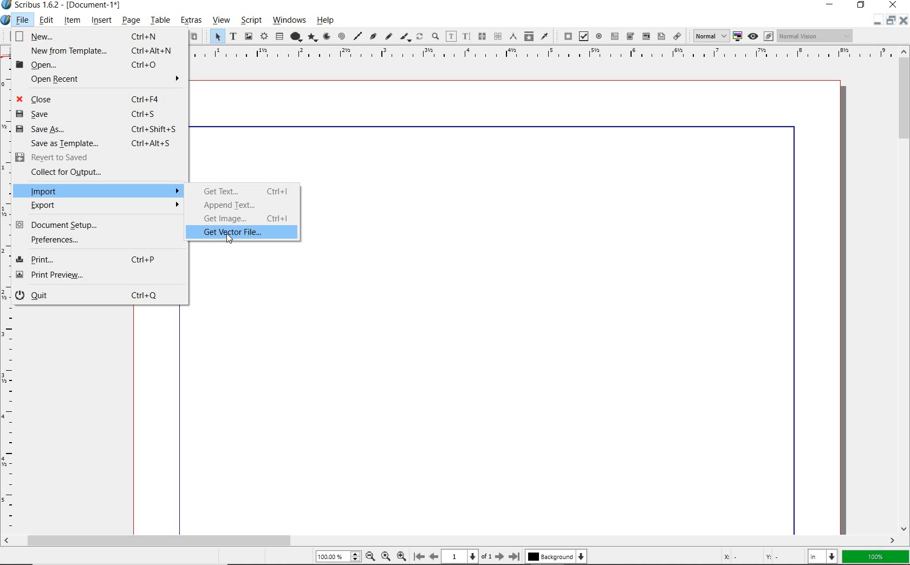 The height and width of the screenshot is (565, 910). I want to click on New from Template... Ctrl+Alt+N, so click(99, 50).